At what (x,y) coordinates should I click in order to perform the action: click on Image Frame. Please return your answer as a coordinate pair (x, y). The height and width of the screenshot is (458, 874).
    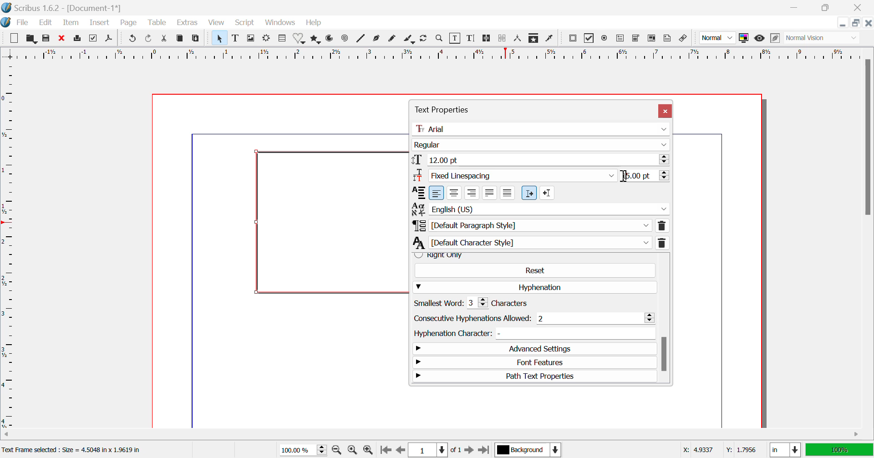
    Looking at the image, I should click on (251, 38).